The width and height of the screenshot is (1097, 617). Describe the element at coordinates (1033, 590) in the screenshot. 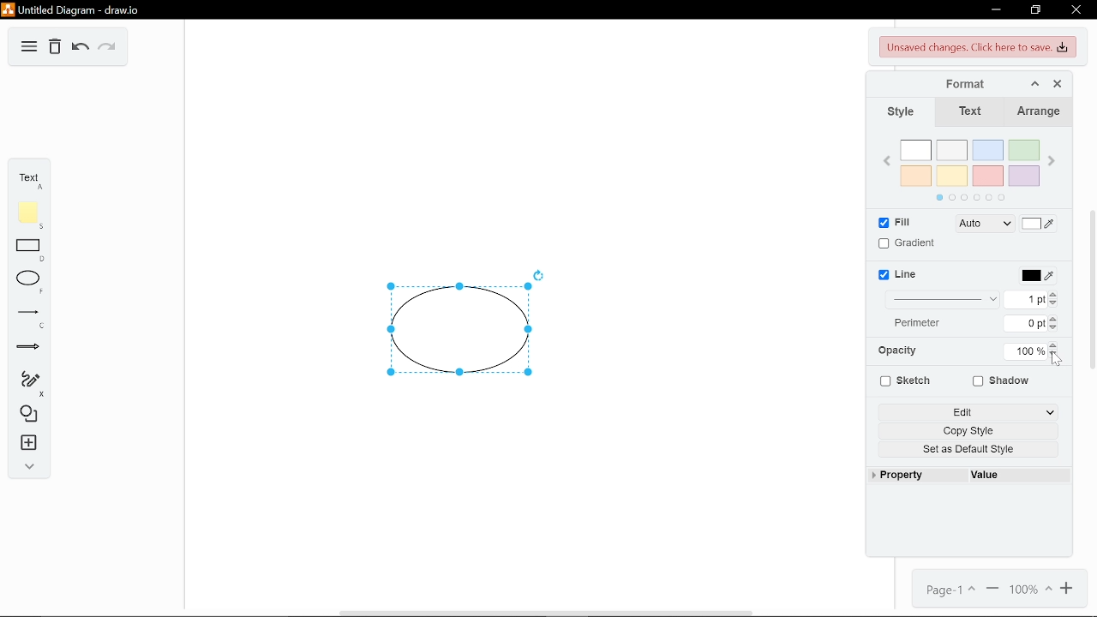

I see `Change zoom` at that location.